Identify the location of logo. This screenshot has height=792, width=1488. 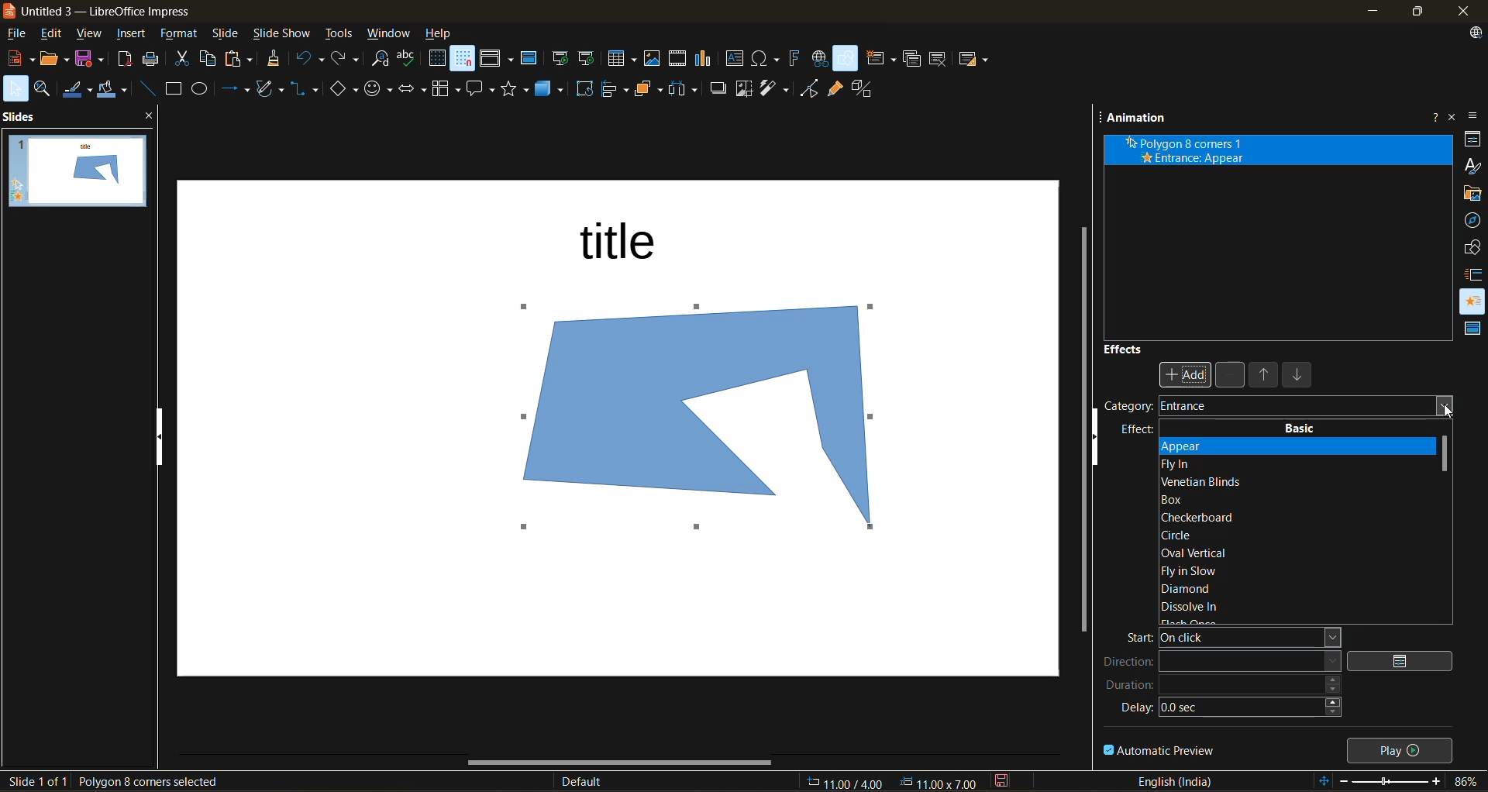
(9, 12).